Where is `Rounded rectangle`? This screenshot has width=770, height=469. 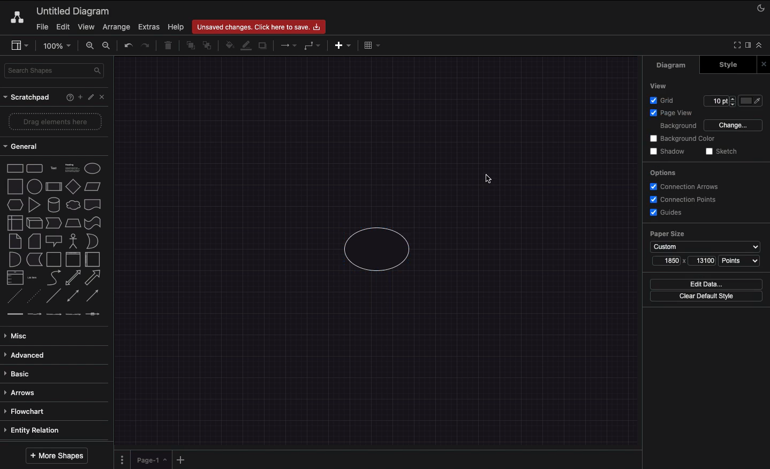
Rounded rectangle is located at coordinates (35, 168).